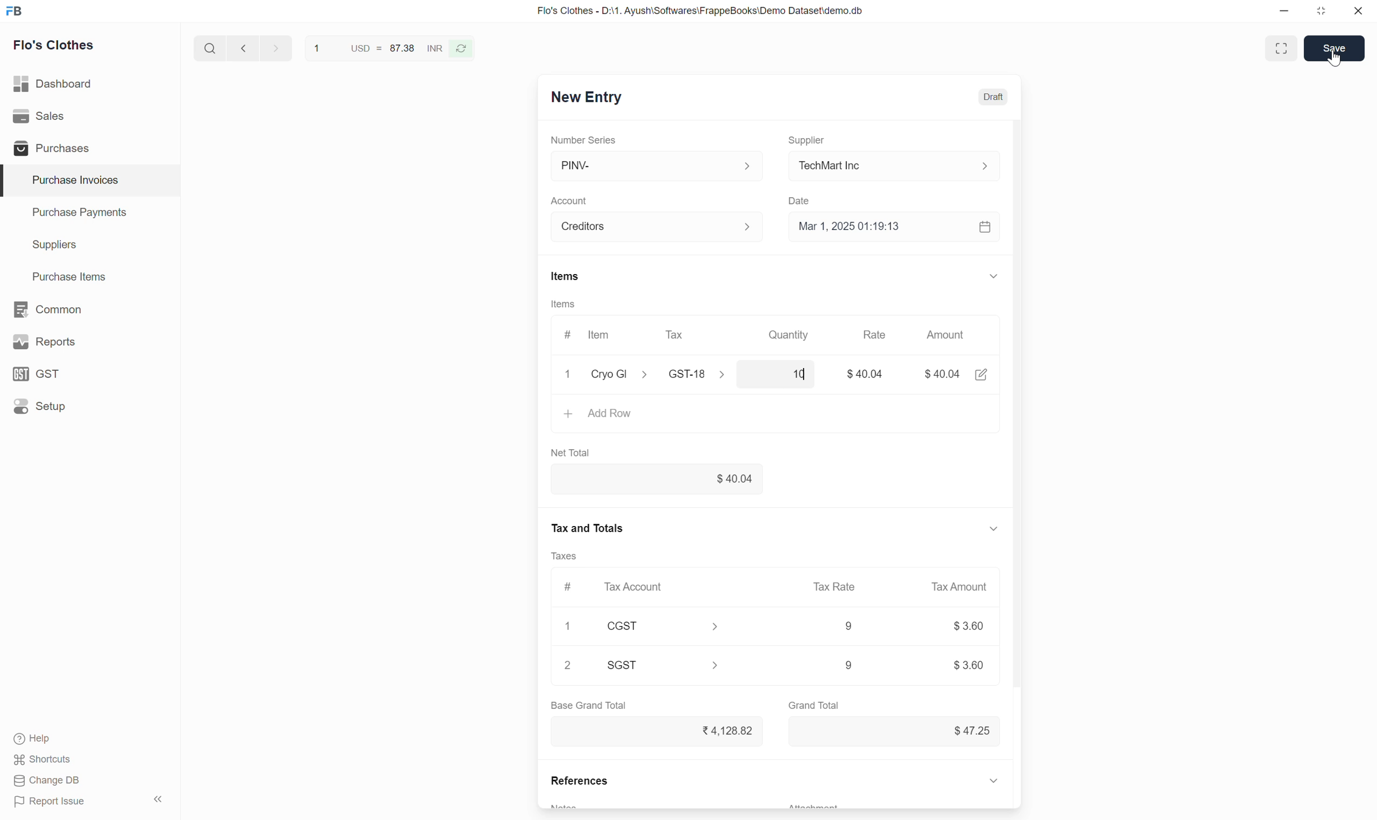 The height and width of the screenshot is (820, 1377). What do you see at coordinates (1358, 13) in the screenshot?
I see `close` at bounding box center [1358, 13].